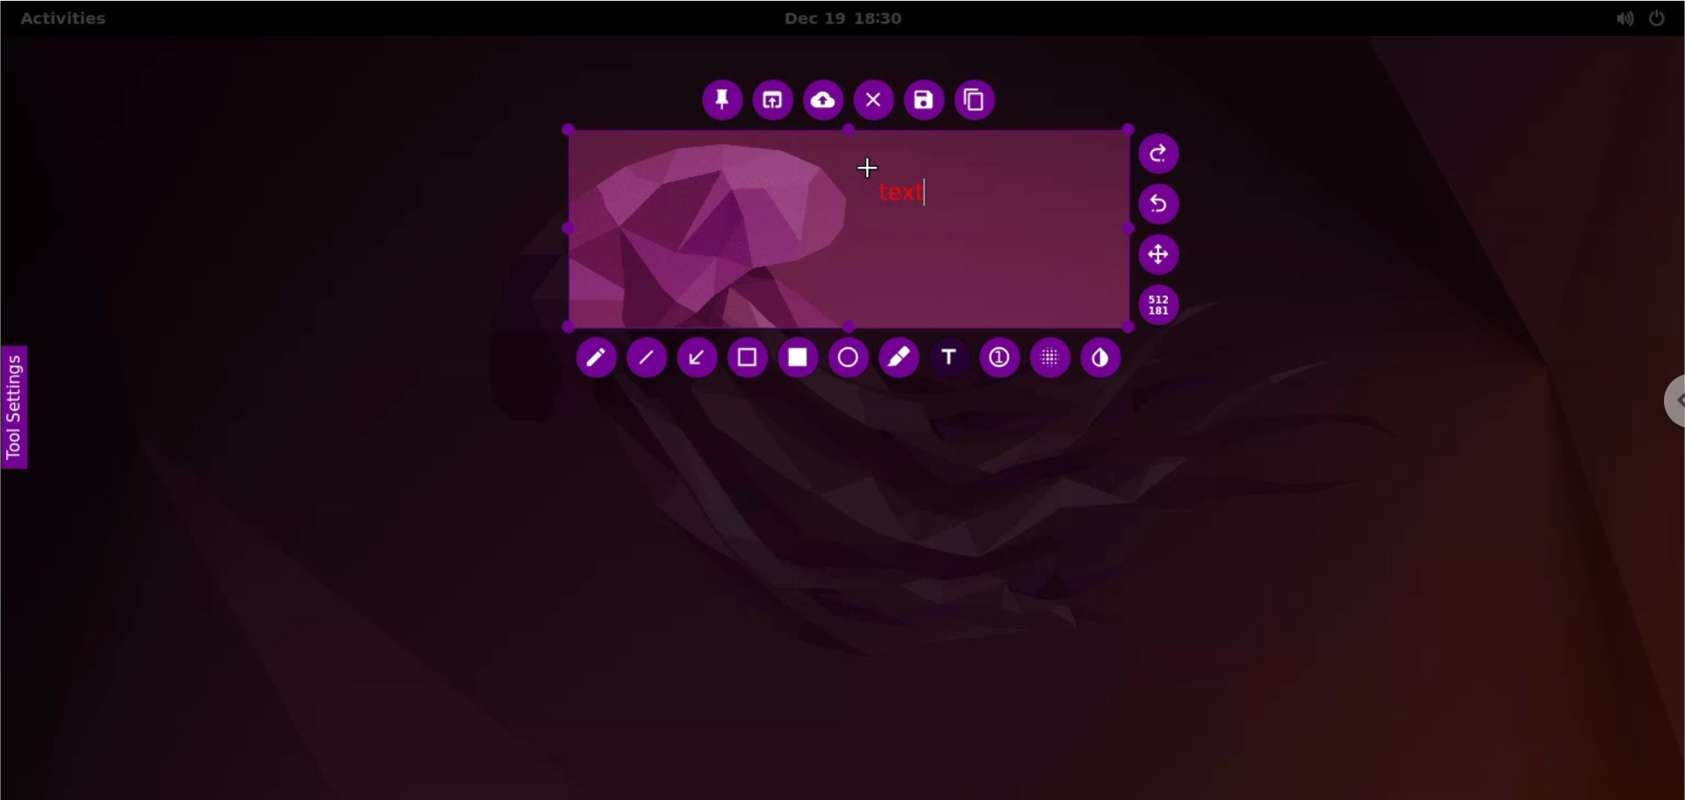 This screenshot has height=800, width=1685. I want to click on tool settings, so click(26, 412).